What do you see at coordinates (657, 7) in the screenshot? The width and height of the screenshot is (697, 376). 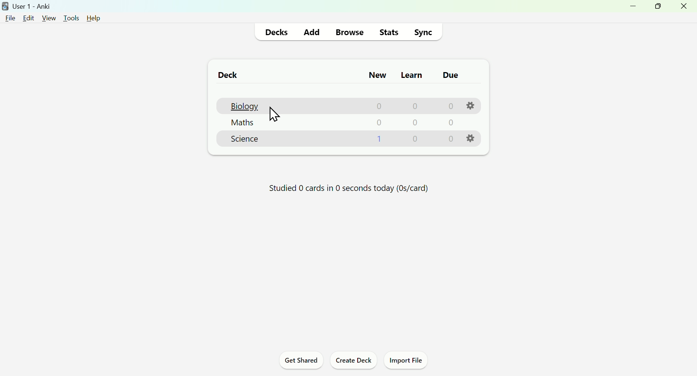 I see `maximize` at bounding box center [657, 7].